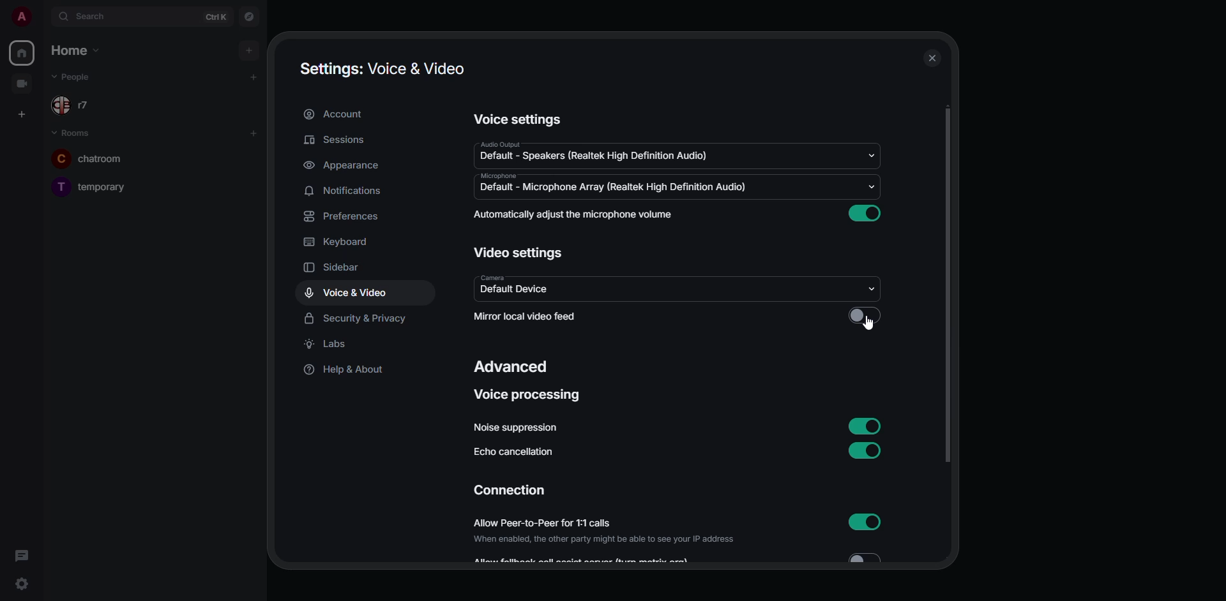 This screenshot has height=601, width=1226. Describe the element at coordinates (97, 17) in the screenshot. I see `search` at that location.